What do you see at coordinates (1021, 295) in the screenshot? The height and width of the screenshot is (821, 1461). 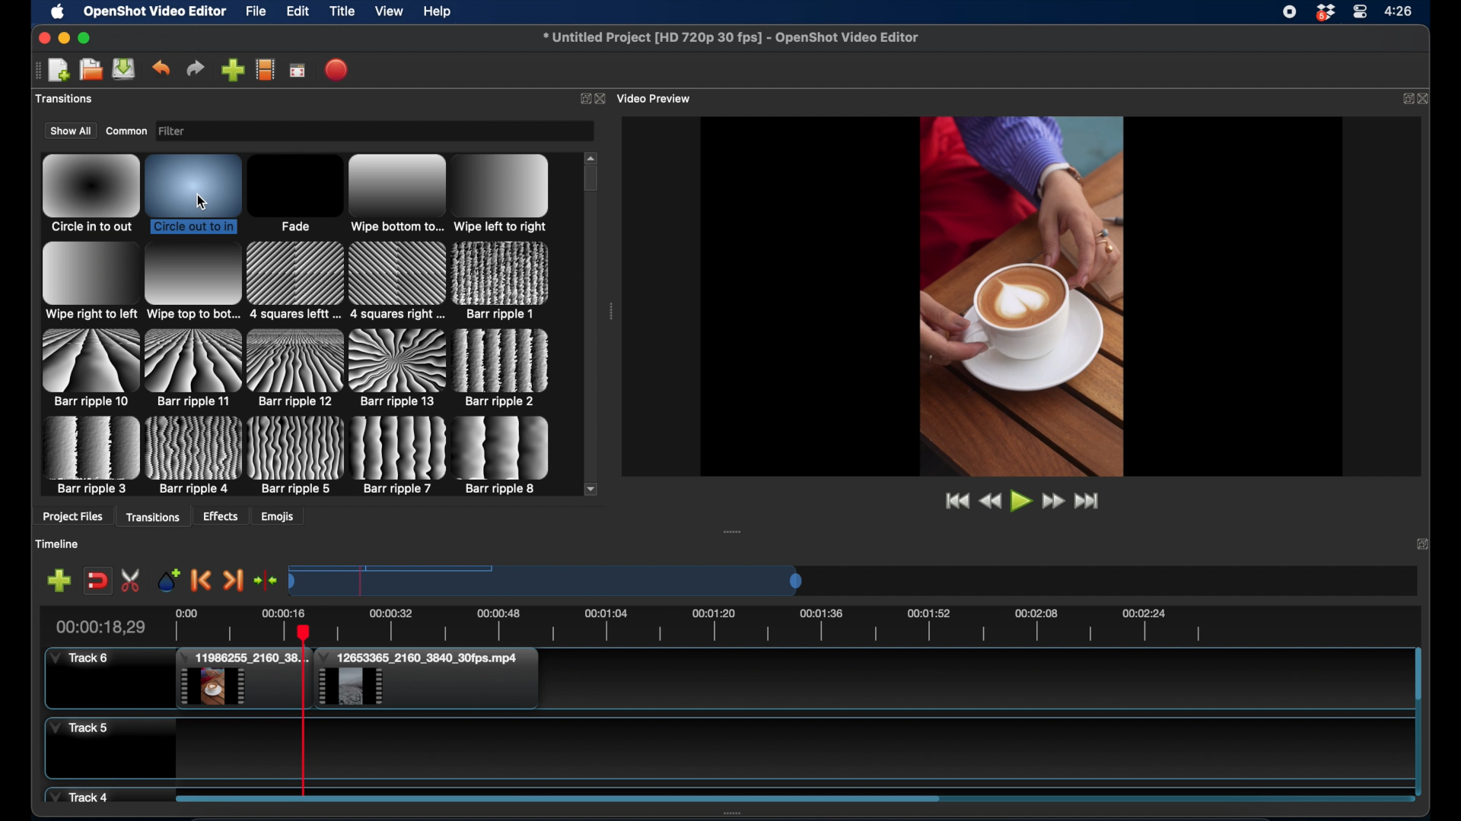 I see `video preview` at bounding box center [1021, 295].